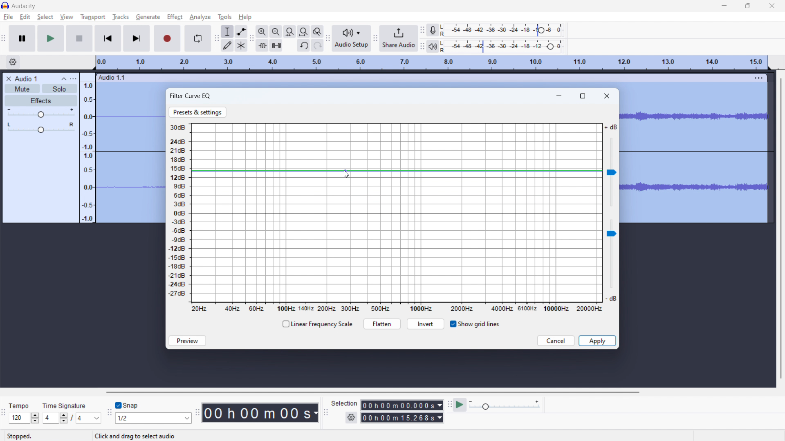  What do you see at coordinates (317, 45) in the screenshot?
I see `redo` at bounding box center [317, 45].